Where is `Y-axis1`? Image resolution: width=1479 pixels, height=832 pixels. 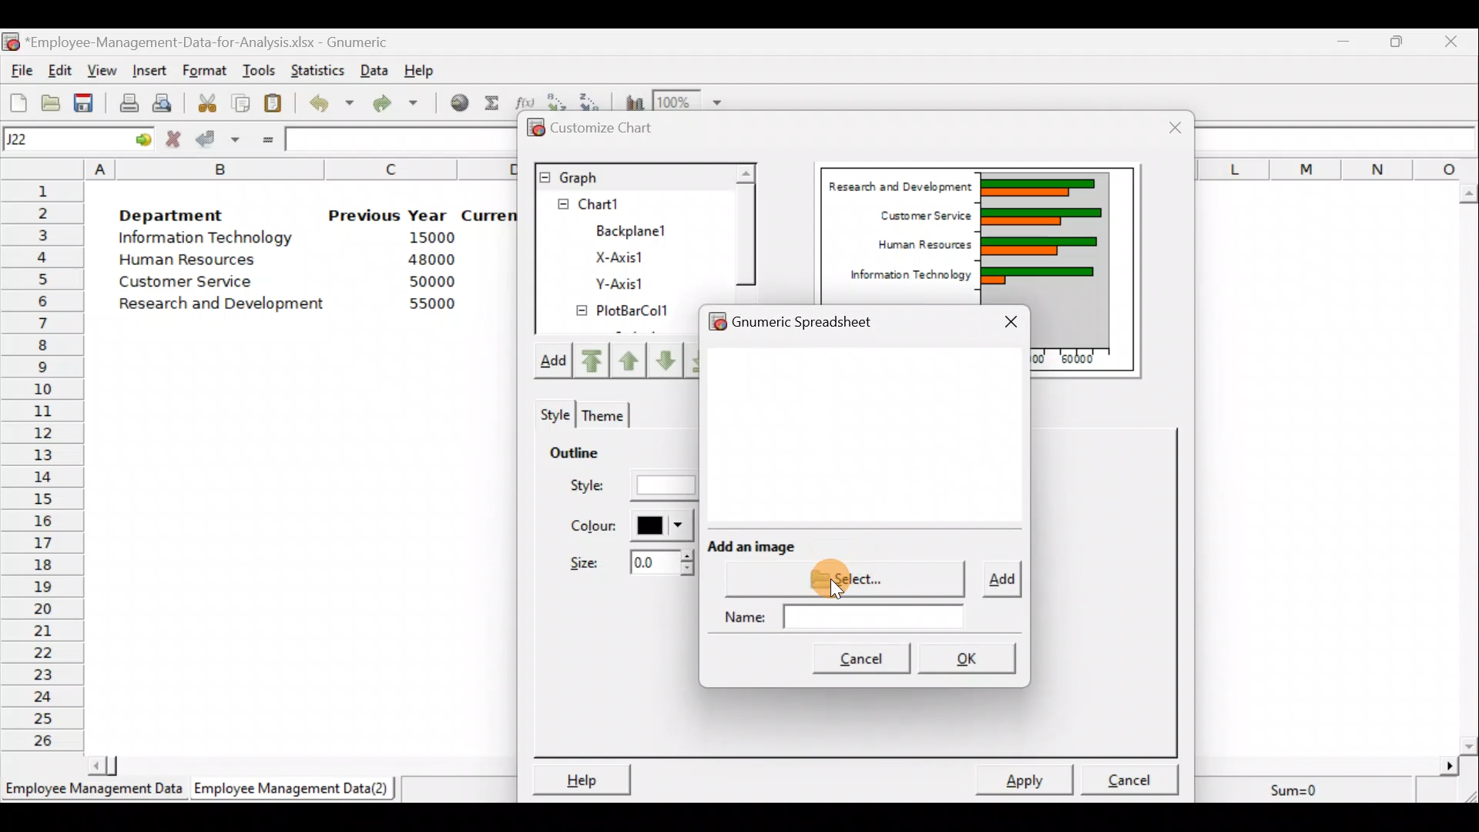 Y-axis1 is located at coordinates (618, 286).